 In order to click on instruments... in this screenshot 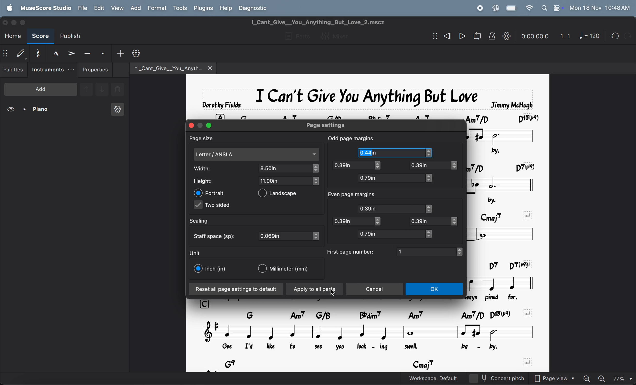, I will do `click(53, 70)`.